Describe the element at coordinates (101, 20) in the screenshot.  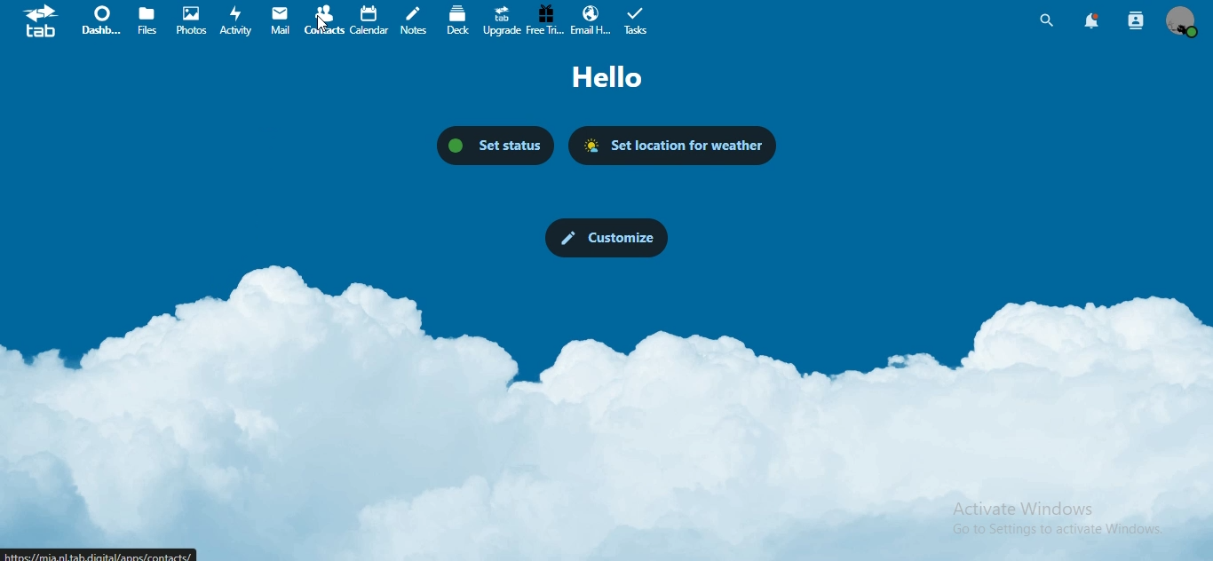
I see `dashboard` at that location.